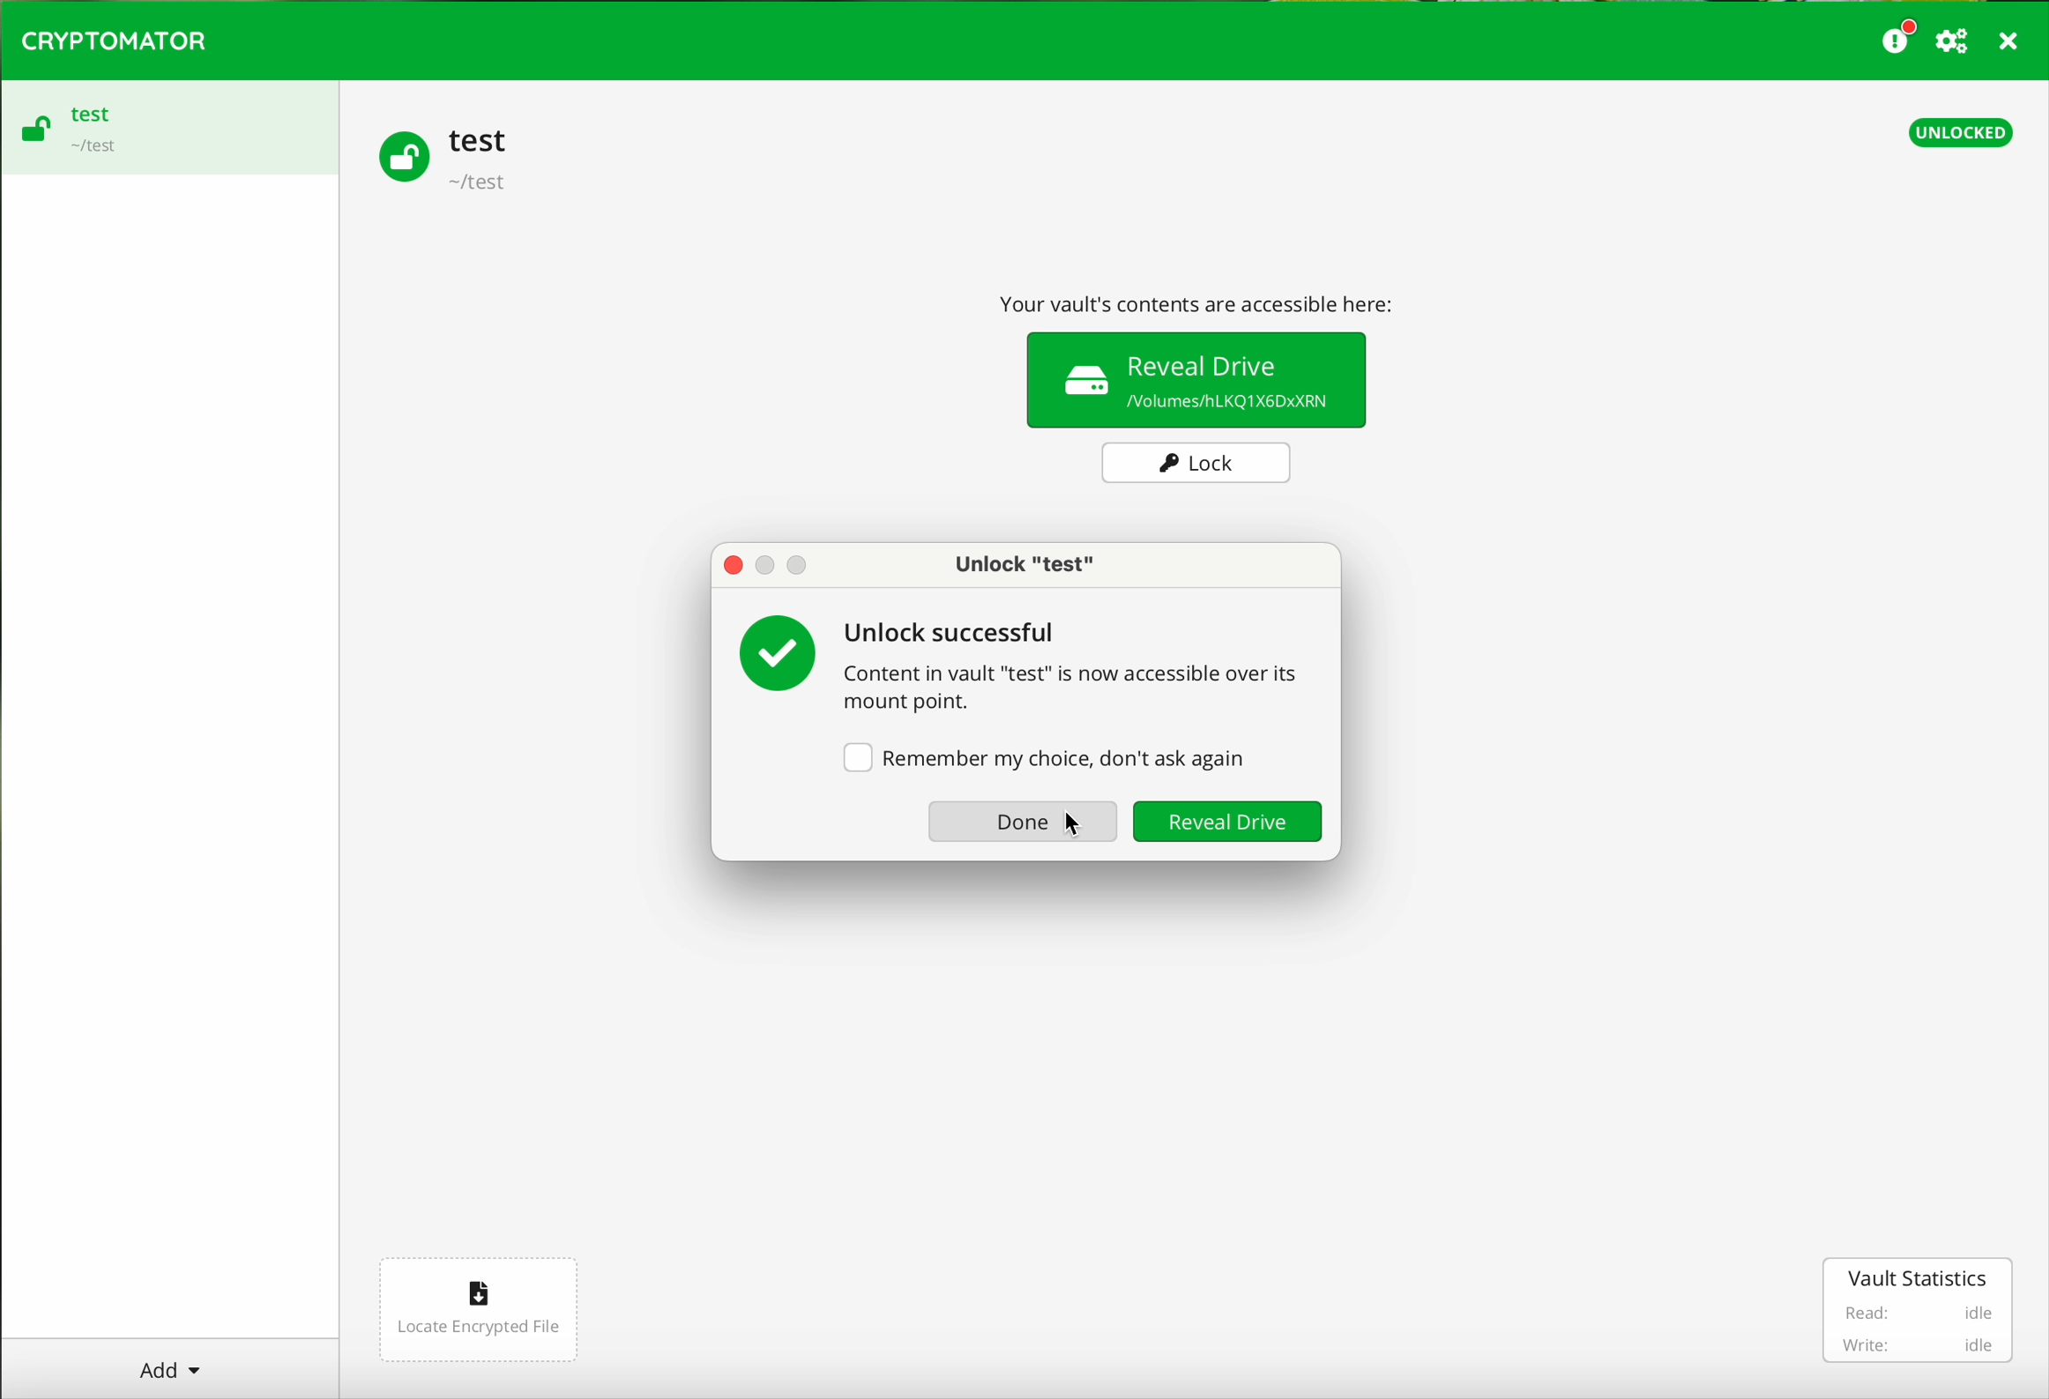 This screenshot has width=2049, height=1399. What do you see at coordinates (1205, 299) in the screenshot?
I see `Your vault's contents are accessible here:` at bounding box center [1205, 299].